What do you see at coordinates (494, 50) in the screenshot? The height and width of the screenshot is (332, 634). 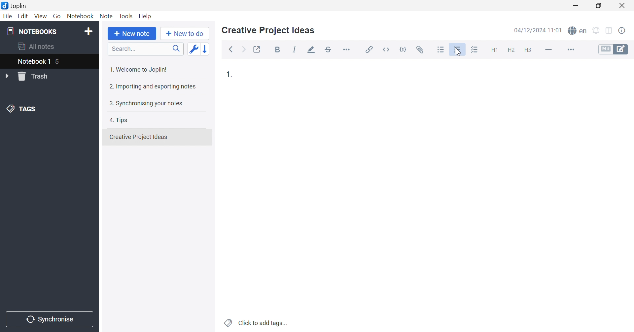 I see `Heading 1` at bounding box center [494, 50].